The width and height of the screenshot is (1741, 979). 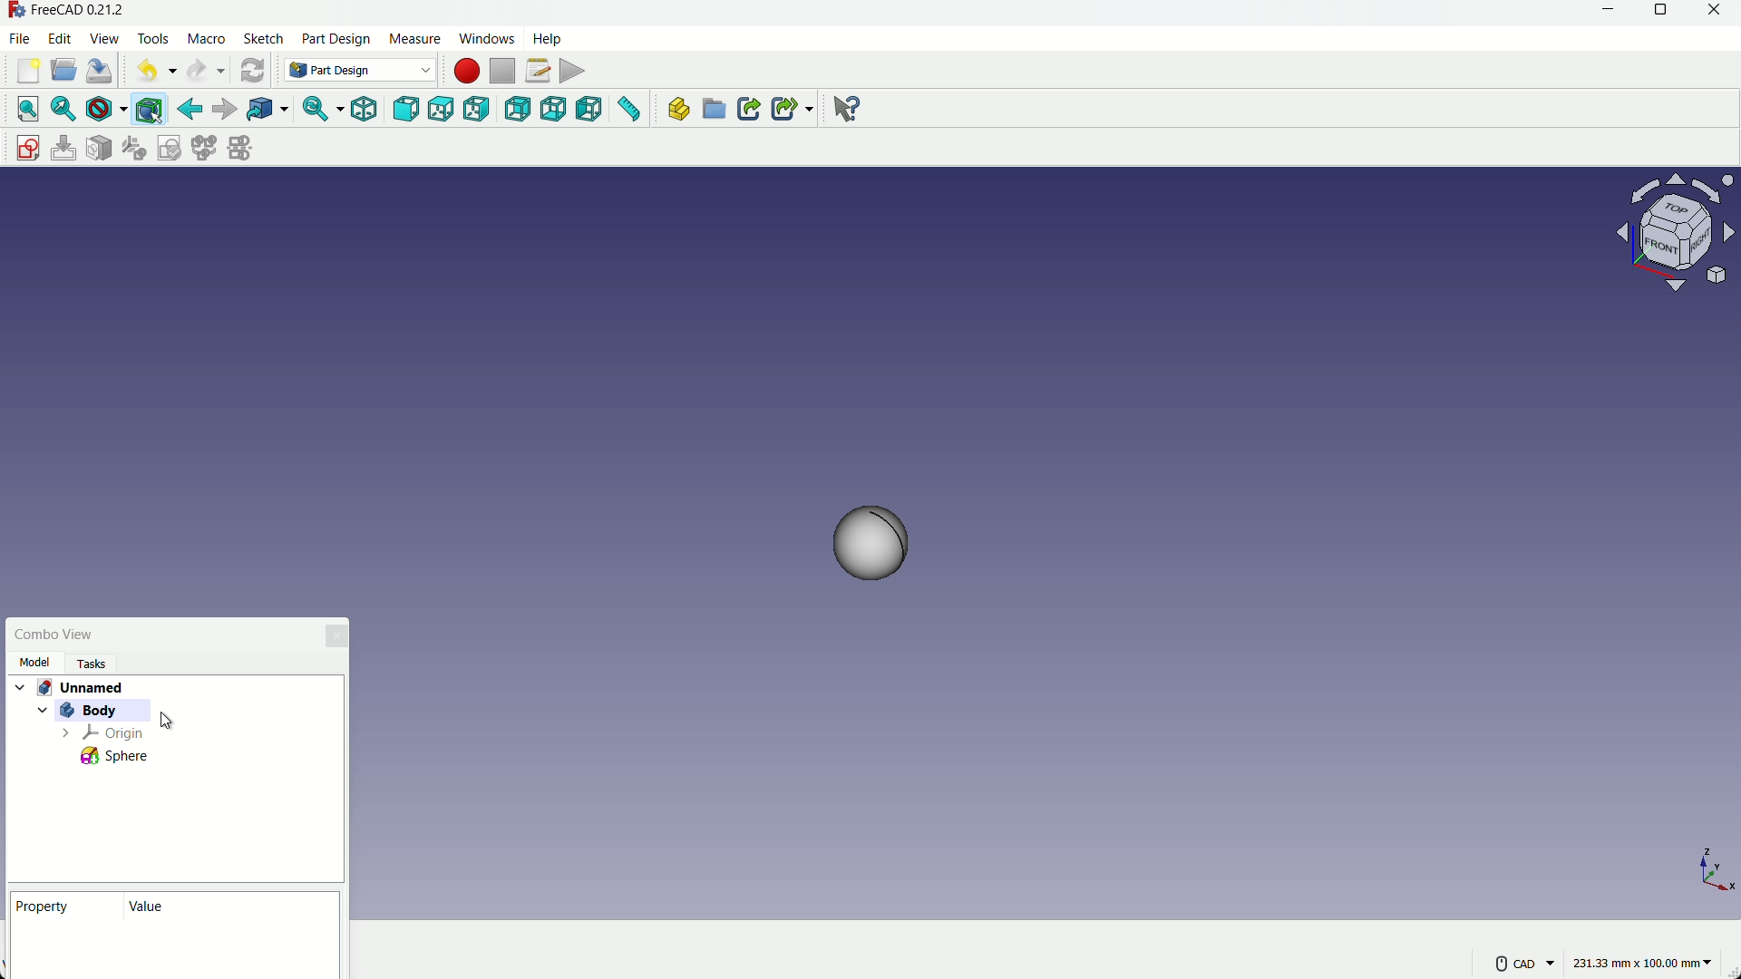 What do you see at coordinates (1671, 230) in the screenshot?
I see `` at bounding box center [1671, 230].